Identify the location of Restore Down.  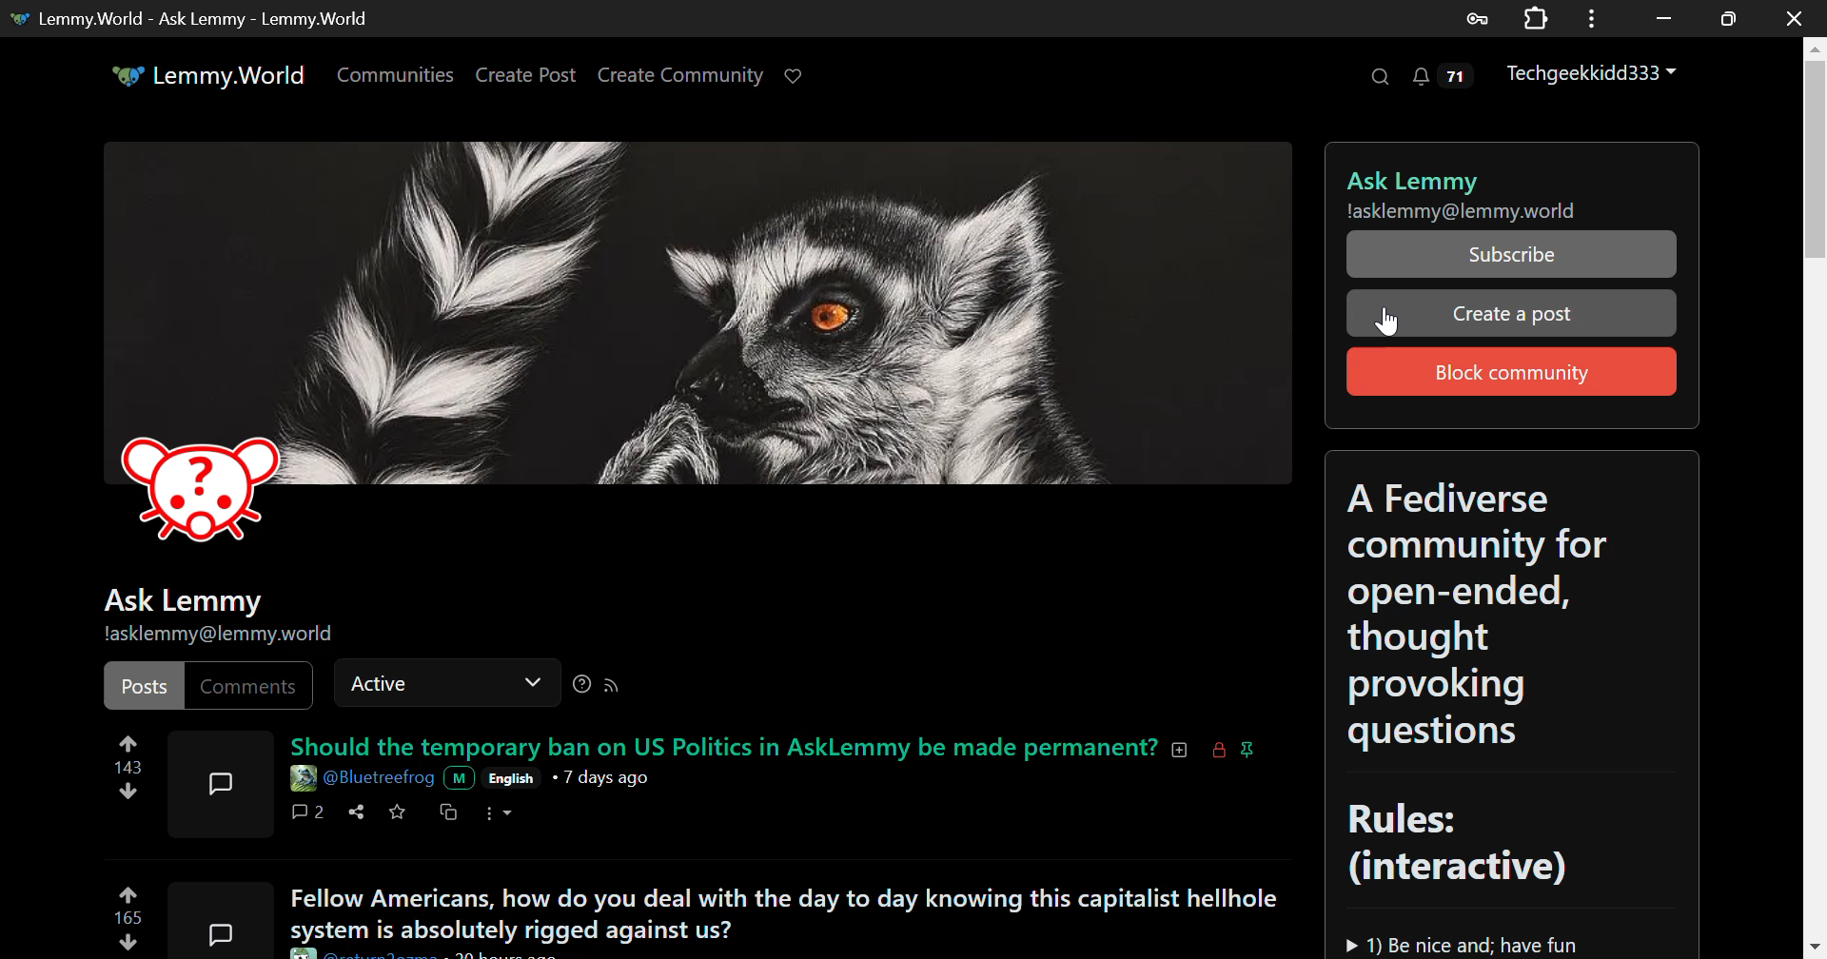
(1665, 18).